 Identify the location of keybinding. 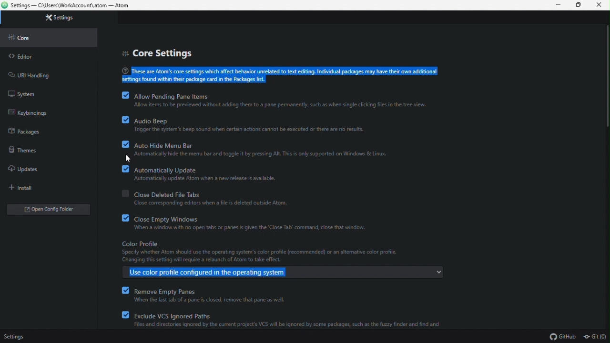
(27, 112).